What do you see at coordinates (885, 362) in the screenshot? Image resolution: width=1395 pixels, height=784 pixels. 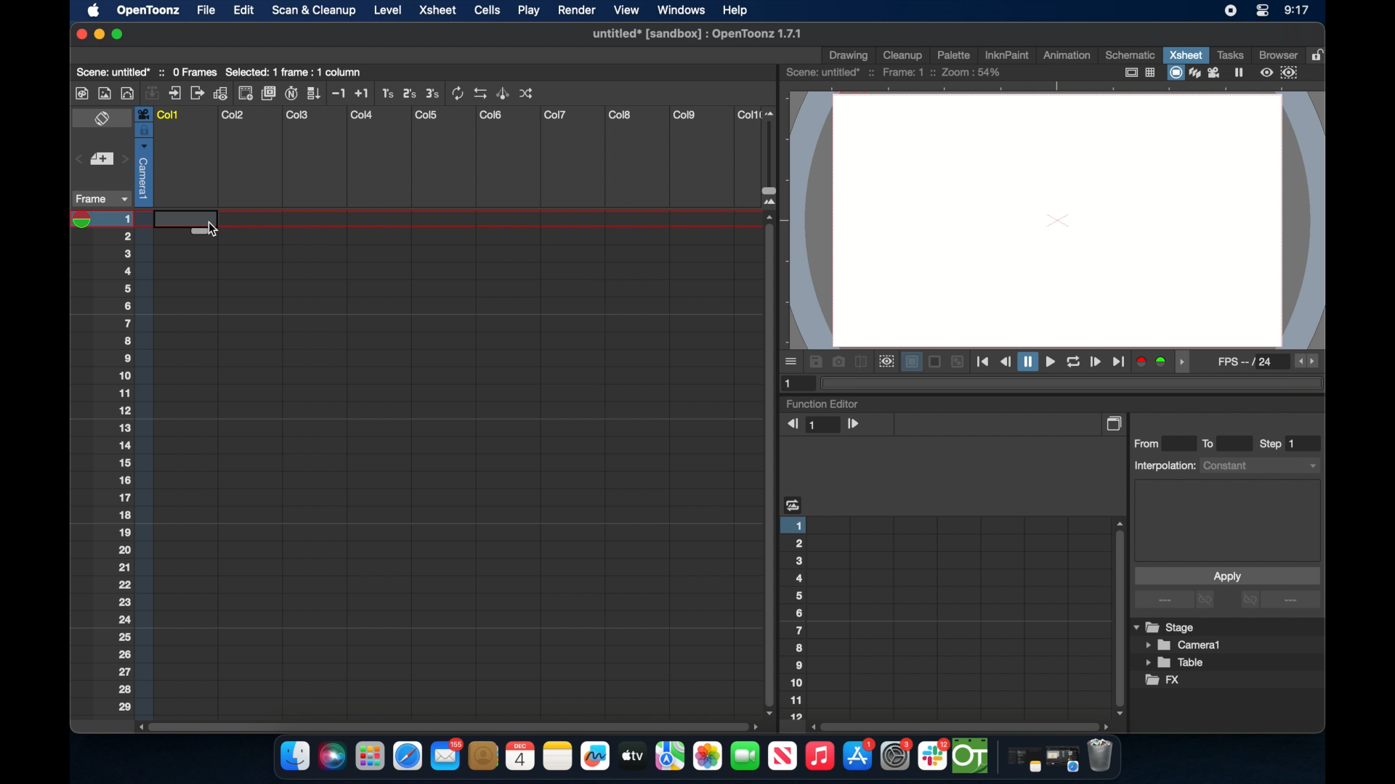 I see `preview` at bounding box center [885, 362].